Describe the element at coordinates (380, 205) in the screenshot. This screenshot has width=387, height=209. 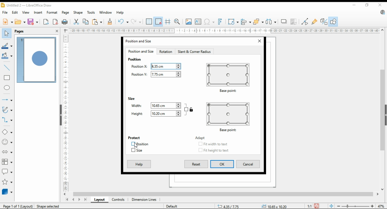
I see `zoom factor` at that location.